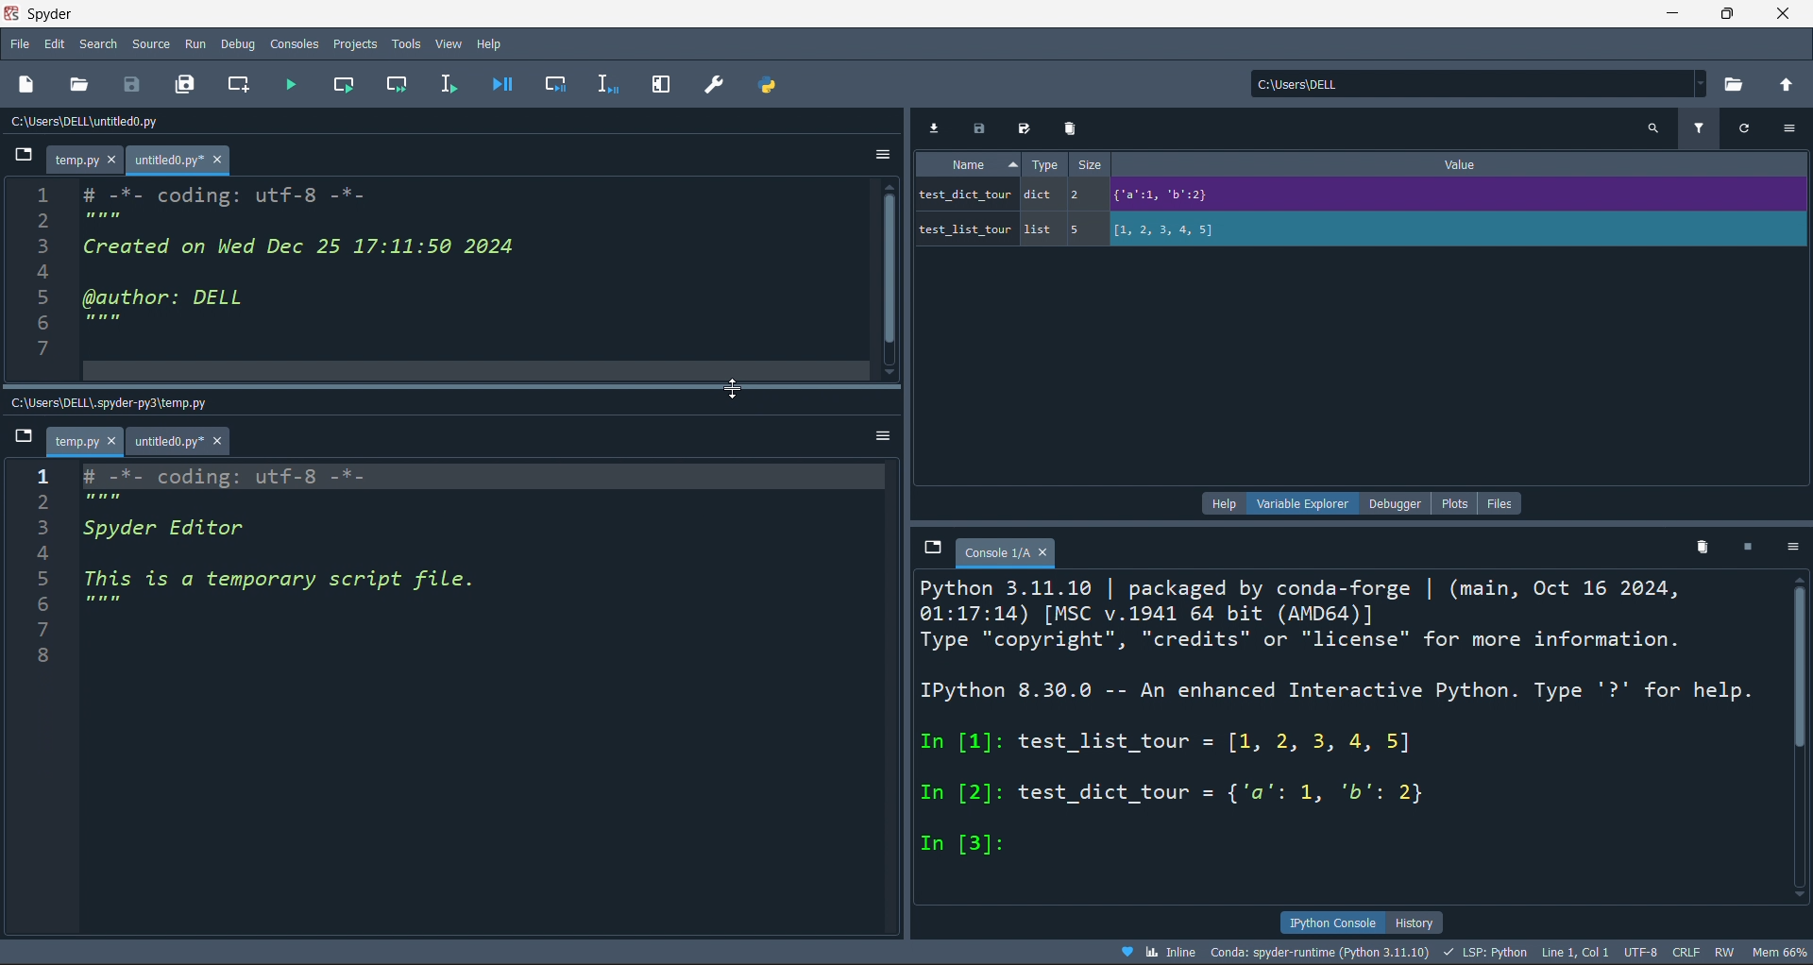 Image resolution: width=1813 pixels, height=965 pixels. I want to click on browse tabs, so click(23, 157).